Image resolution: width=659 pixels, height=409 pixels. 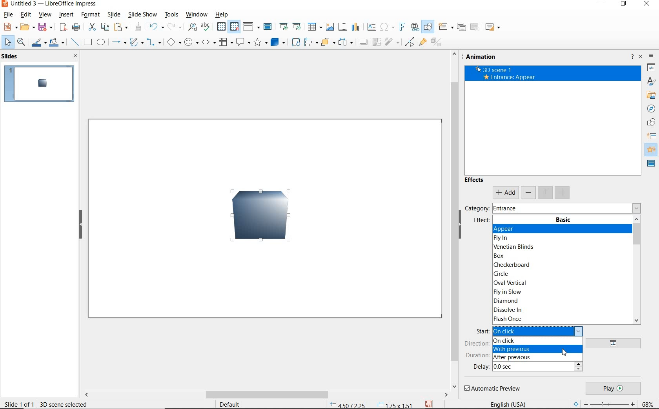 What do you see at coordinates (463, 229) in the screenshot?
I see `HIDE` at bounding box center [463, 229].